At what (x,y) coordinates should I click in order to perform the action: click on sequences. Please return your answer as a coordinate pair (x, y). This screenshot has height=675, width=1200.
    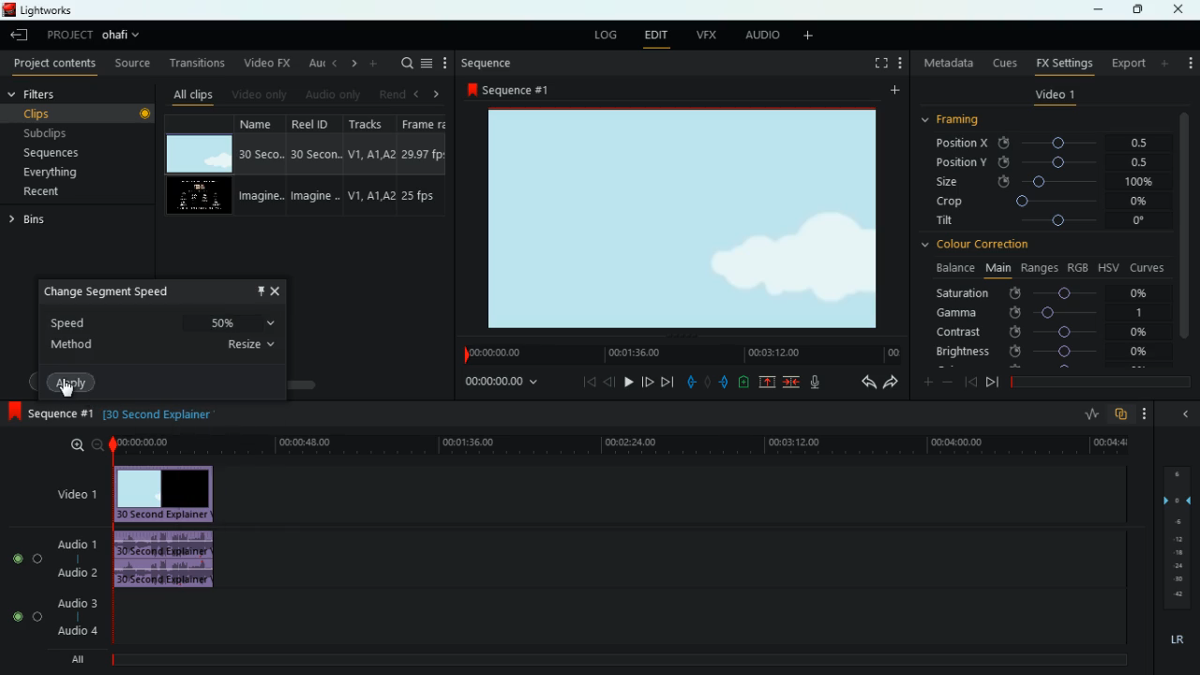
    Looking at the image, I should click on (62, 155).